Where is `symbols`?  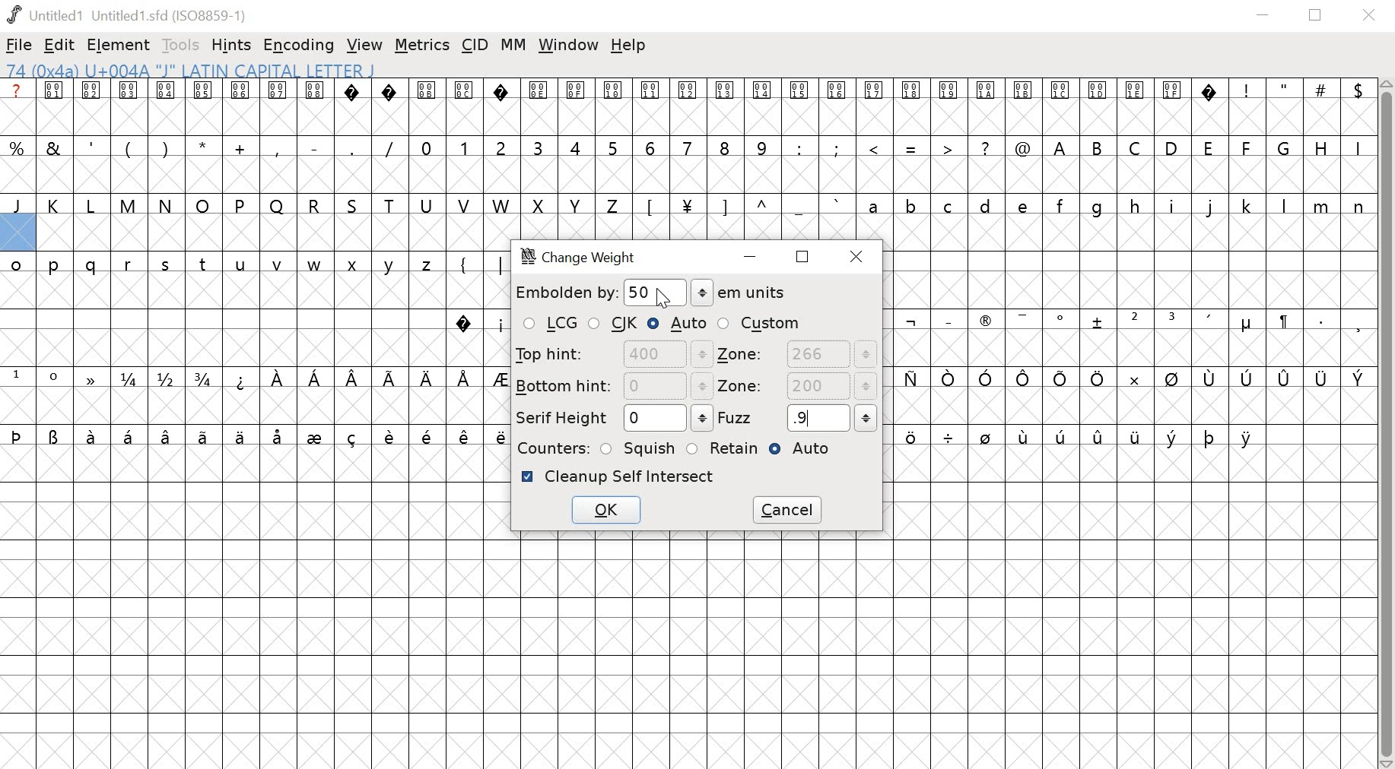
symbols is located at coordinates (1128, 379).